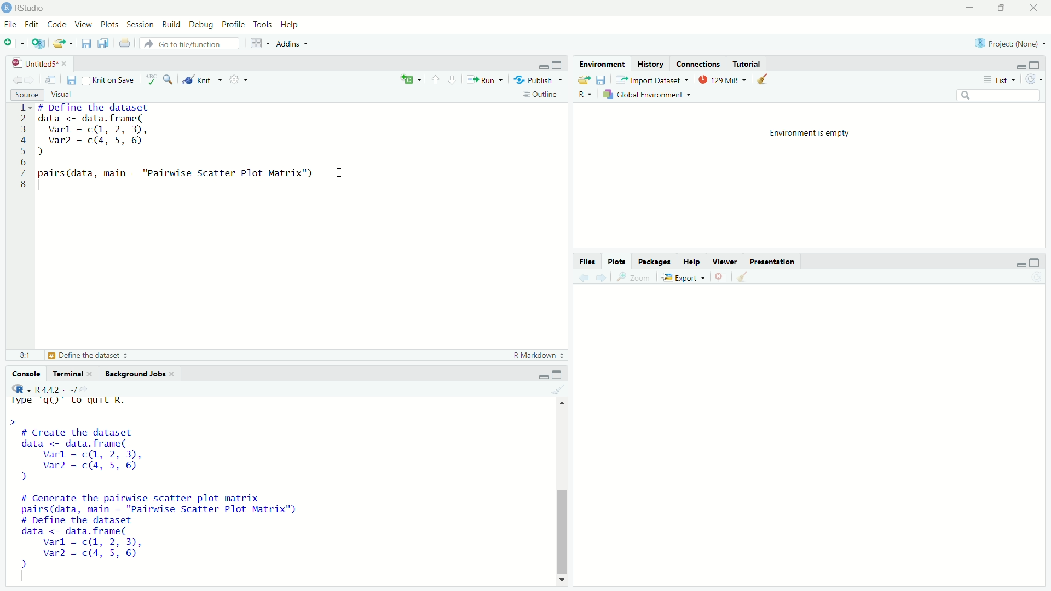  What do you see at coordinates (13, 42) in the screenshot?
I see `New File` at bounding box center [13, 42].